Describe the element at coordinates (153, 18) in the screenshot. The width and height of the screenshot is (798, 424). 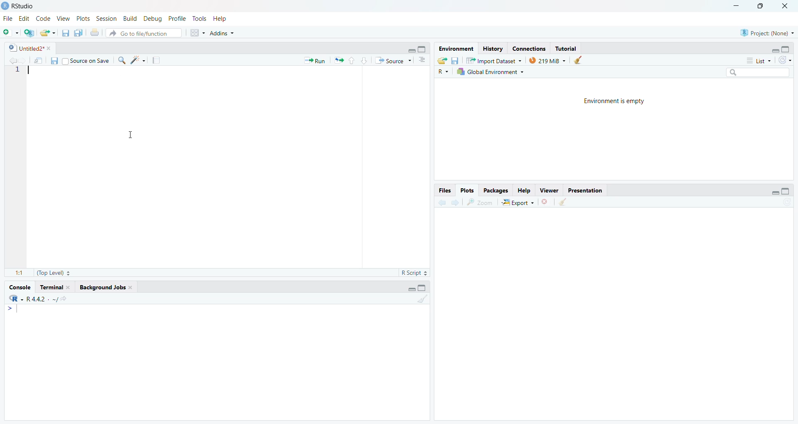
I see `Debug` at that location.